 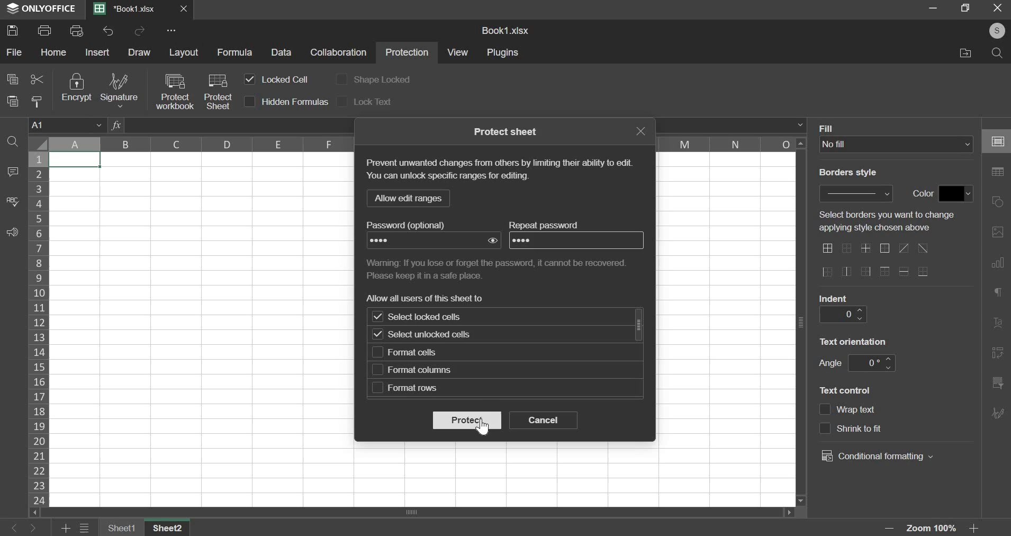 What do you see at coordinates (999, 261) in the screenshot?
I see `right side bar` at bounding box center [999, 261].